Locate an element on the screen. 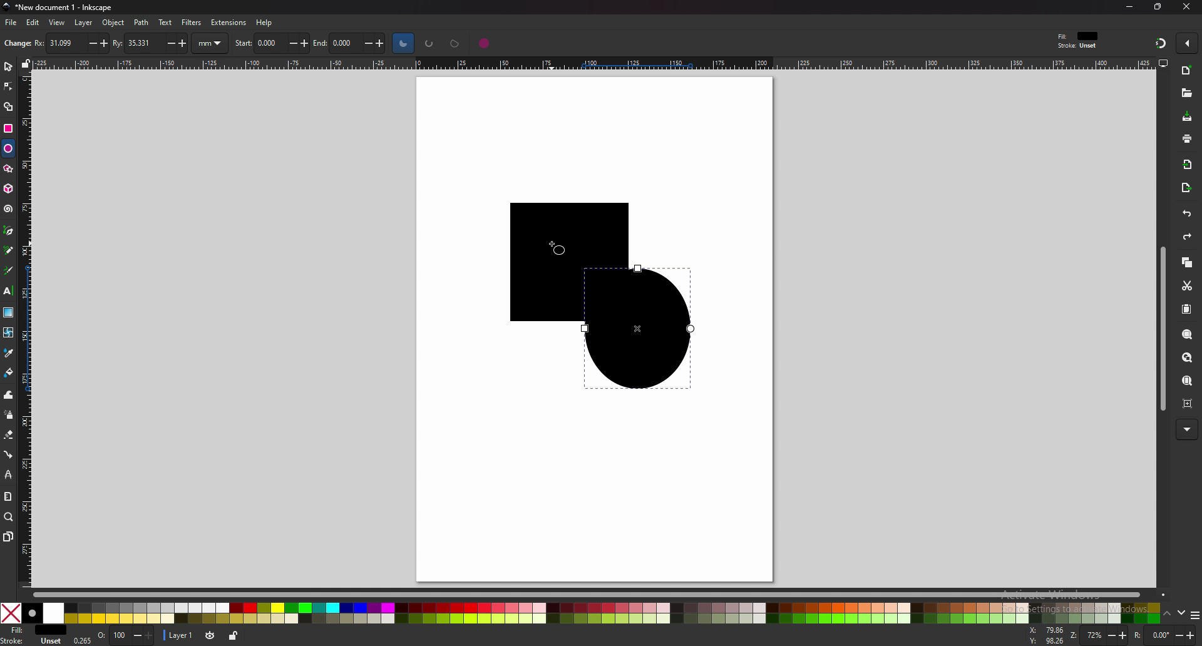 The width and height of the screenshot is (1202, 646). layer is located at coordinates (85, 23).